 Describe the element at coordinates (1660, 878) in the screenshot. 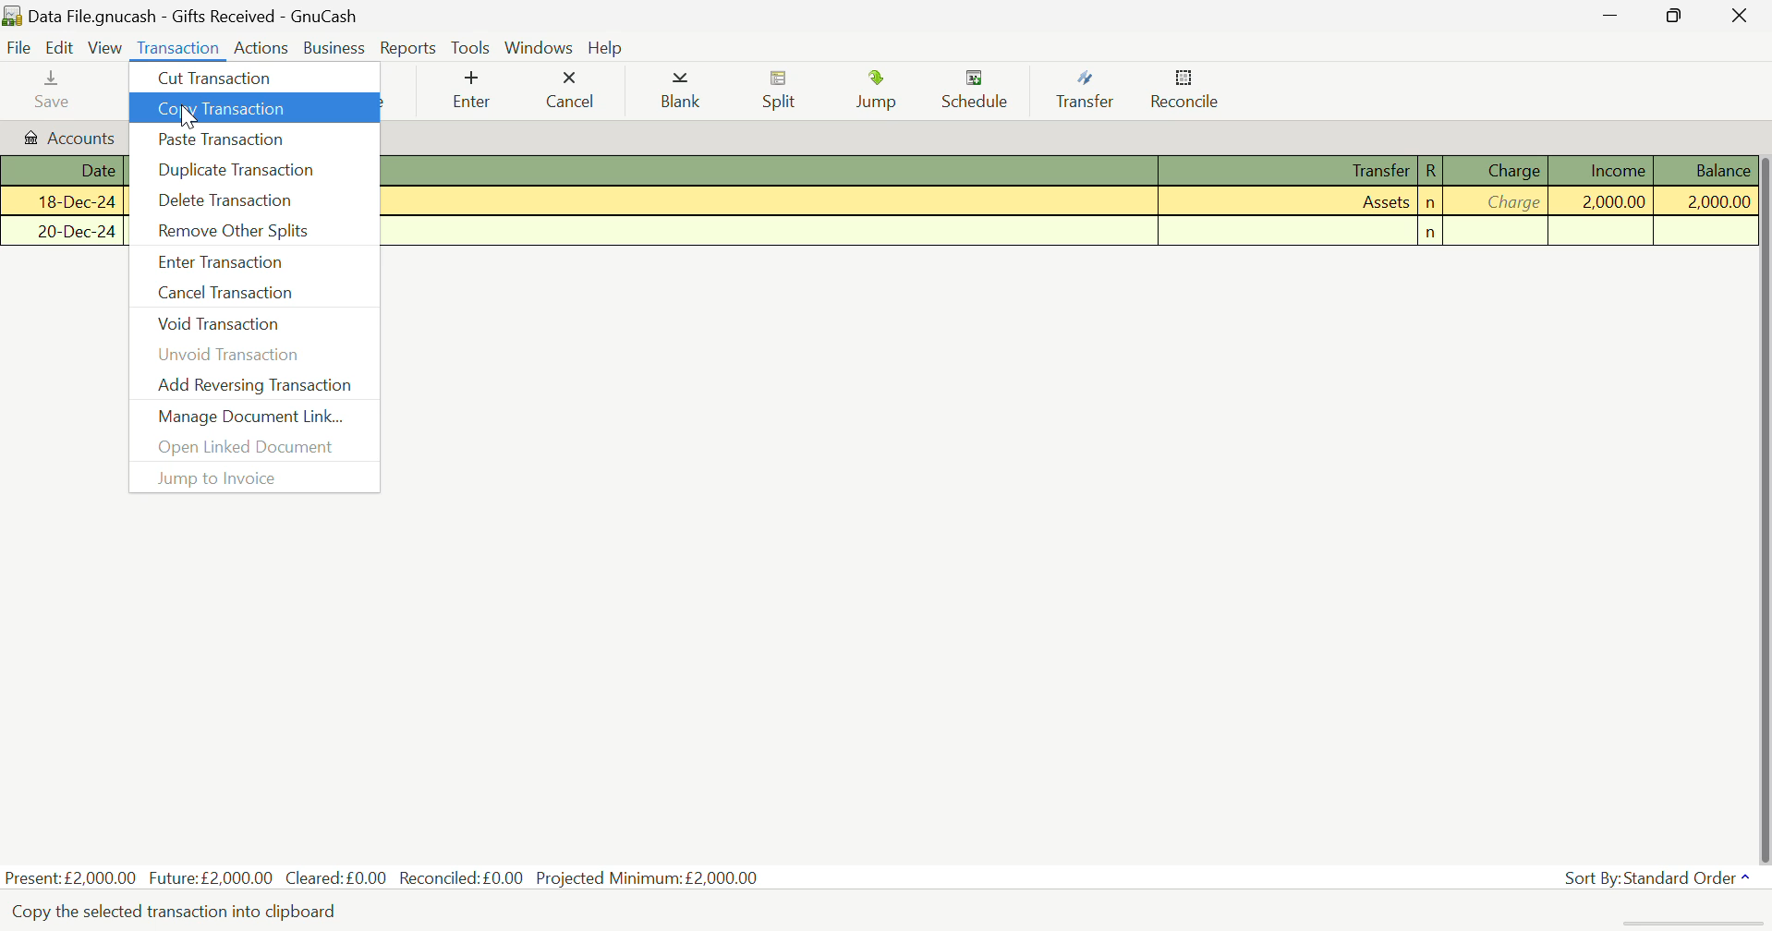

I see `Sort By: Standard Order` at that location.